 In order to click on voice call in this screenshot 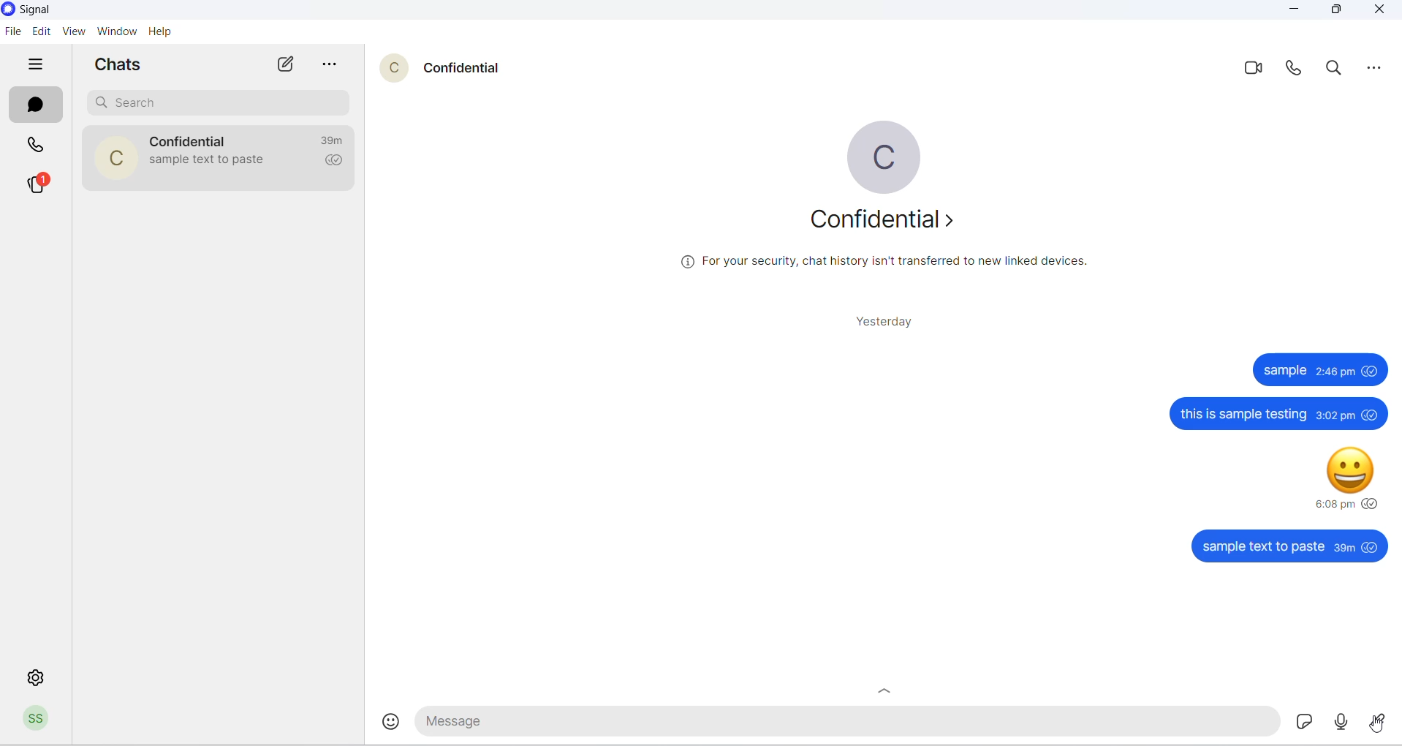, I will do `click(1297, 72)`.